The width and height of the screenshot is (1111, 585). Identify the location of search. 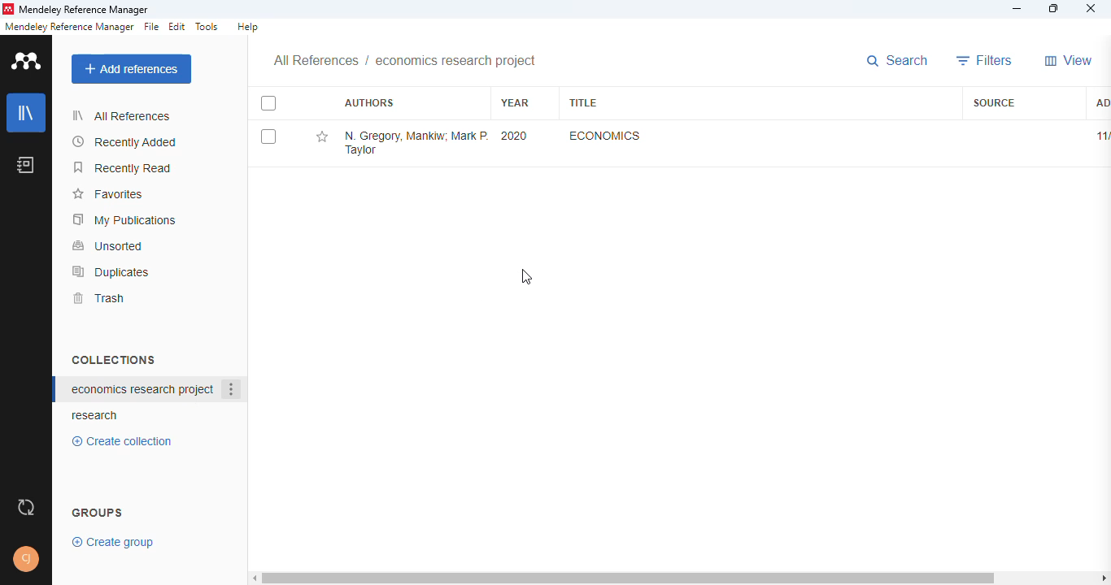
(897, 60).